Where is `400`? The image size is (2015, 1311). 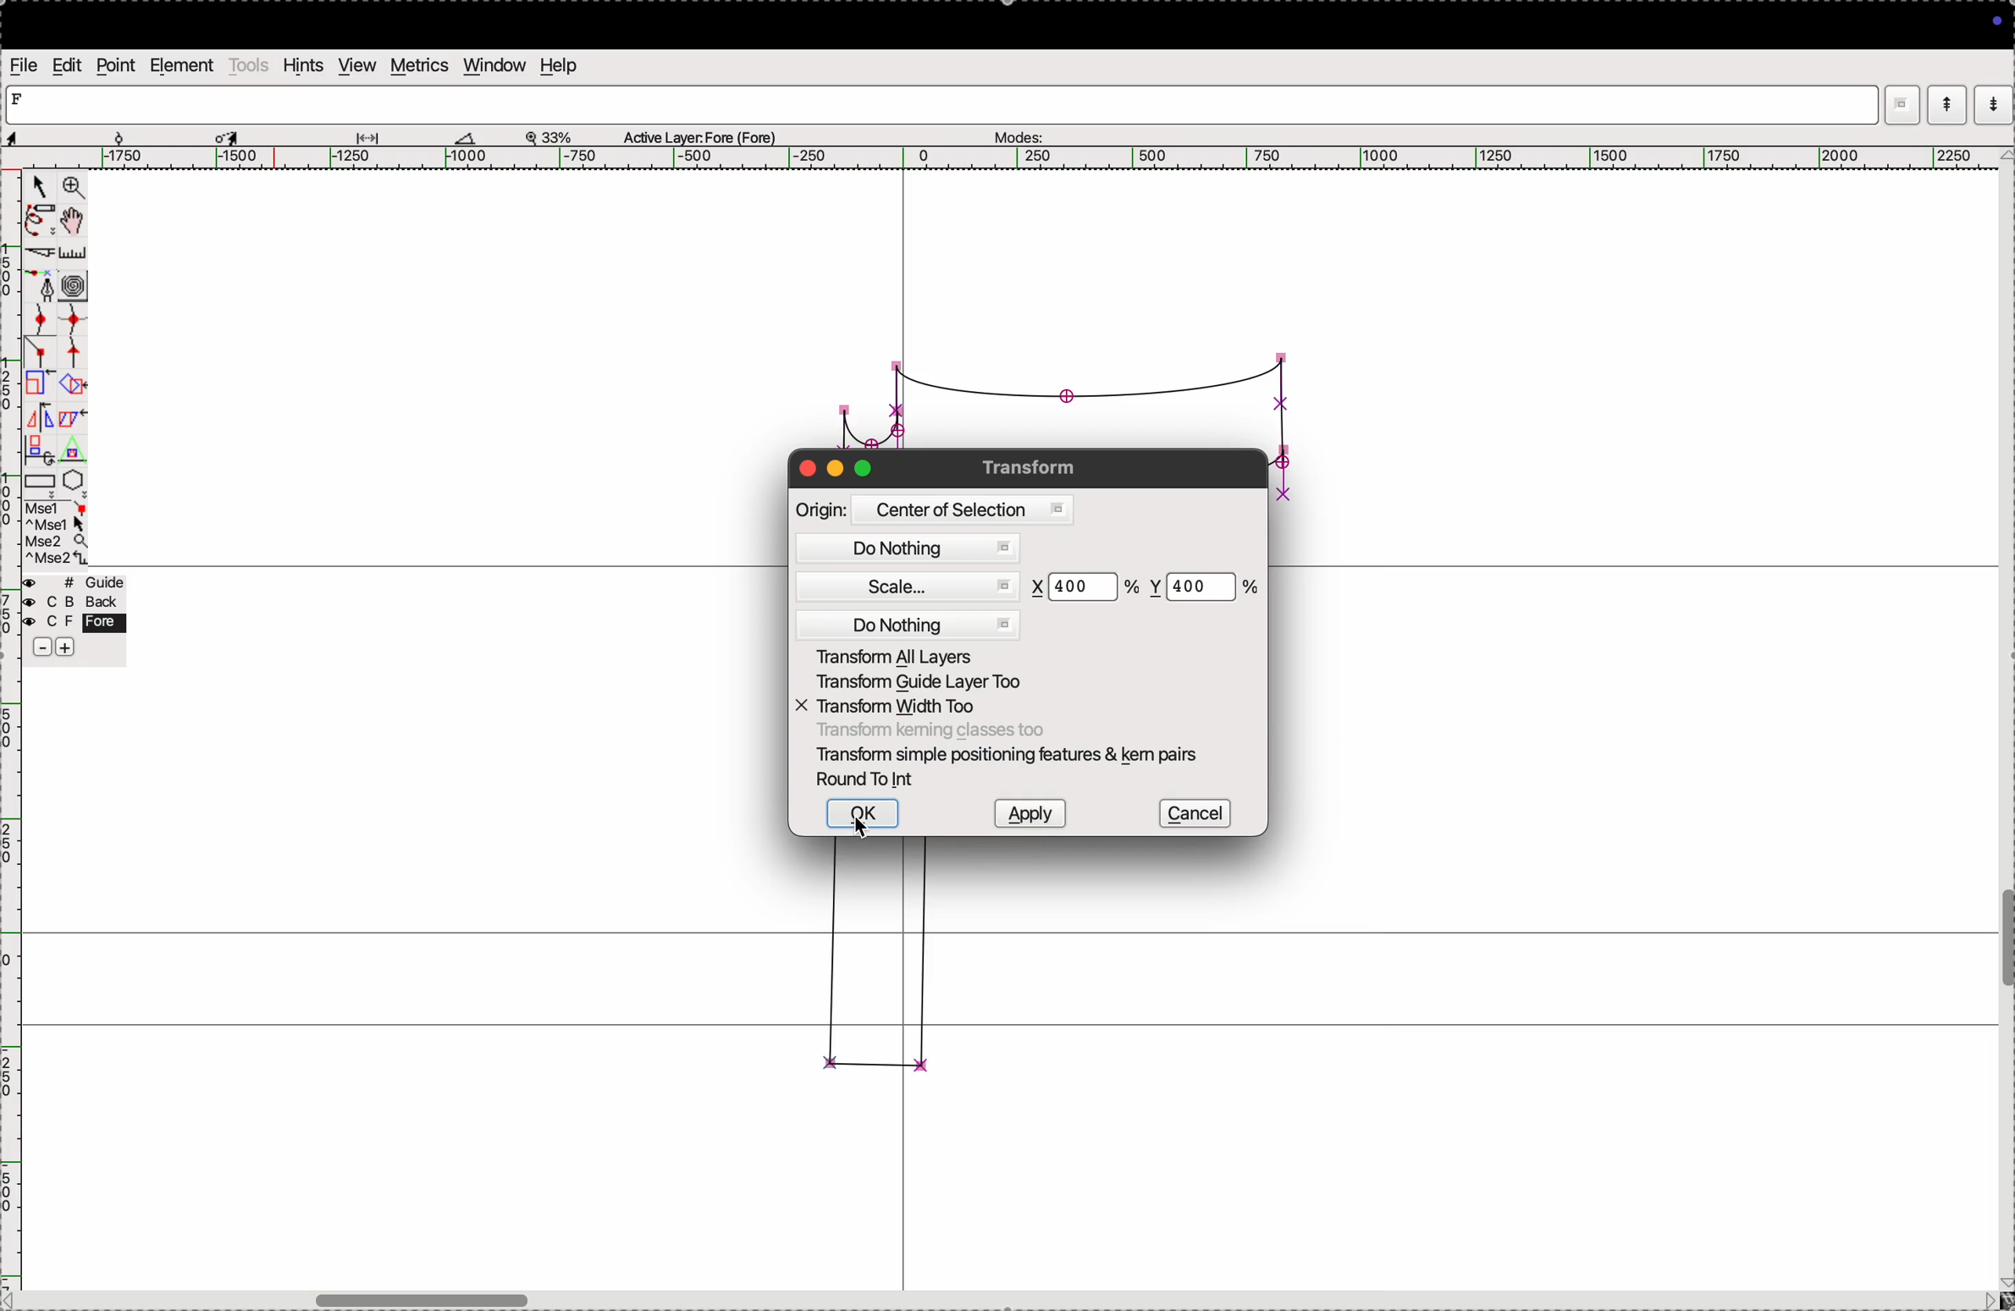 400 is located at coordinates (1077, 587).